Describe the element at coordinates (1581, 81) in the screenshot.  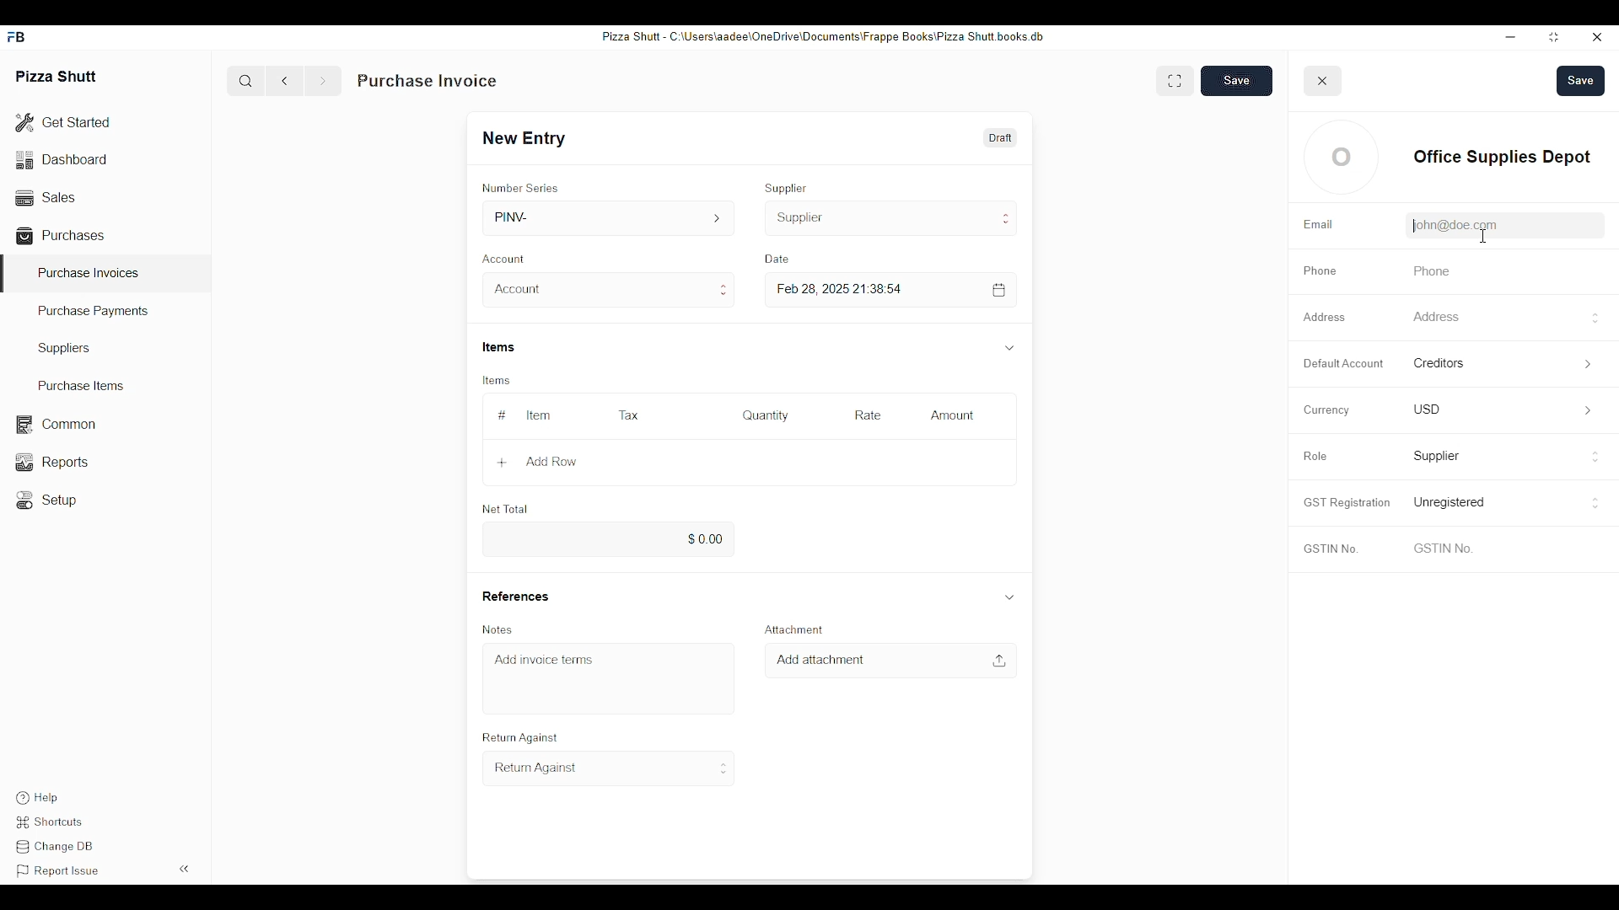
I see `Save` at that location.